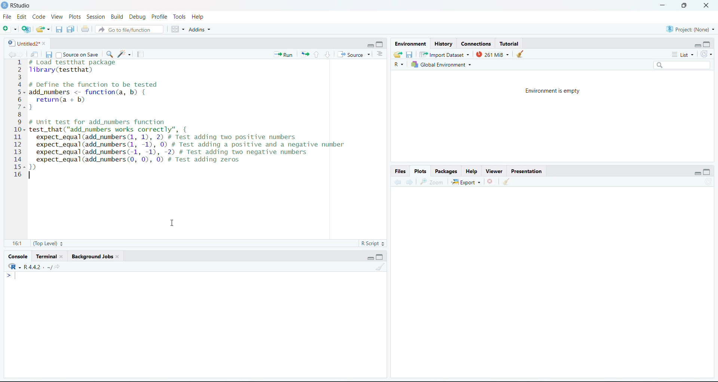  I want to click on Import Dataset, so click(445, 55).